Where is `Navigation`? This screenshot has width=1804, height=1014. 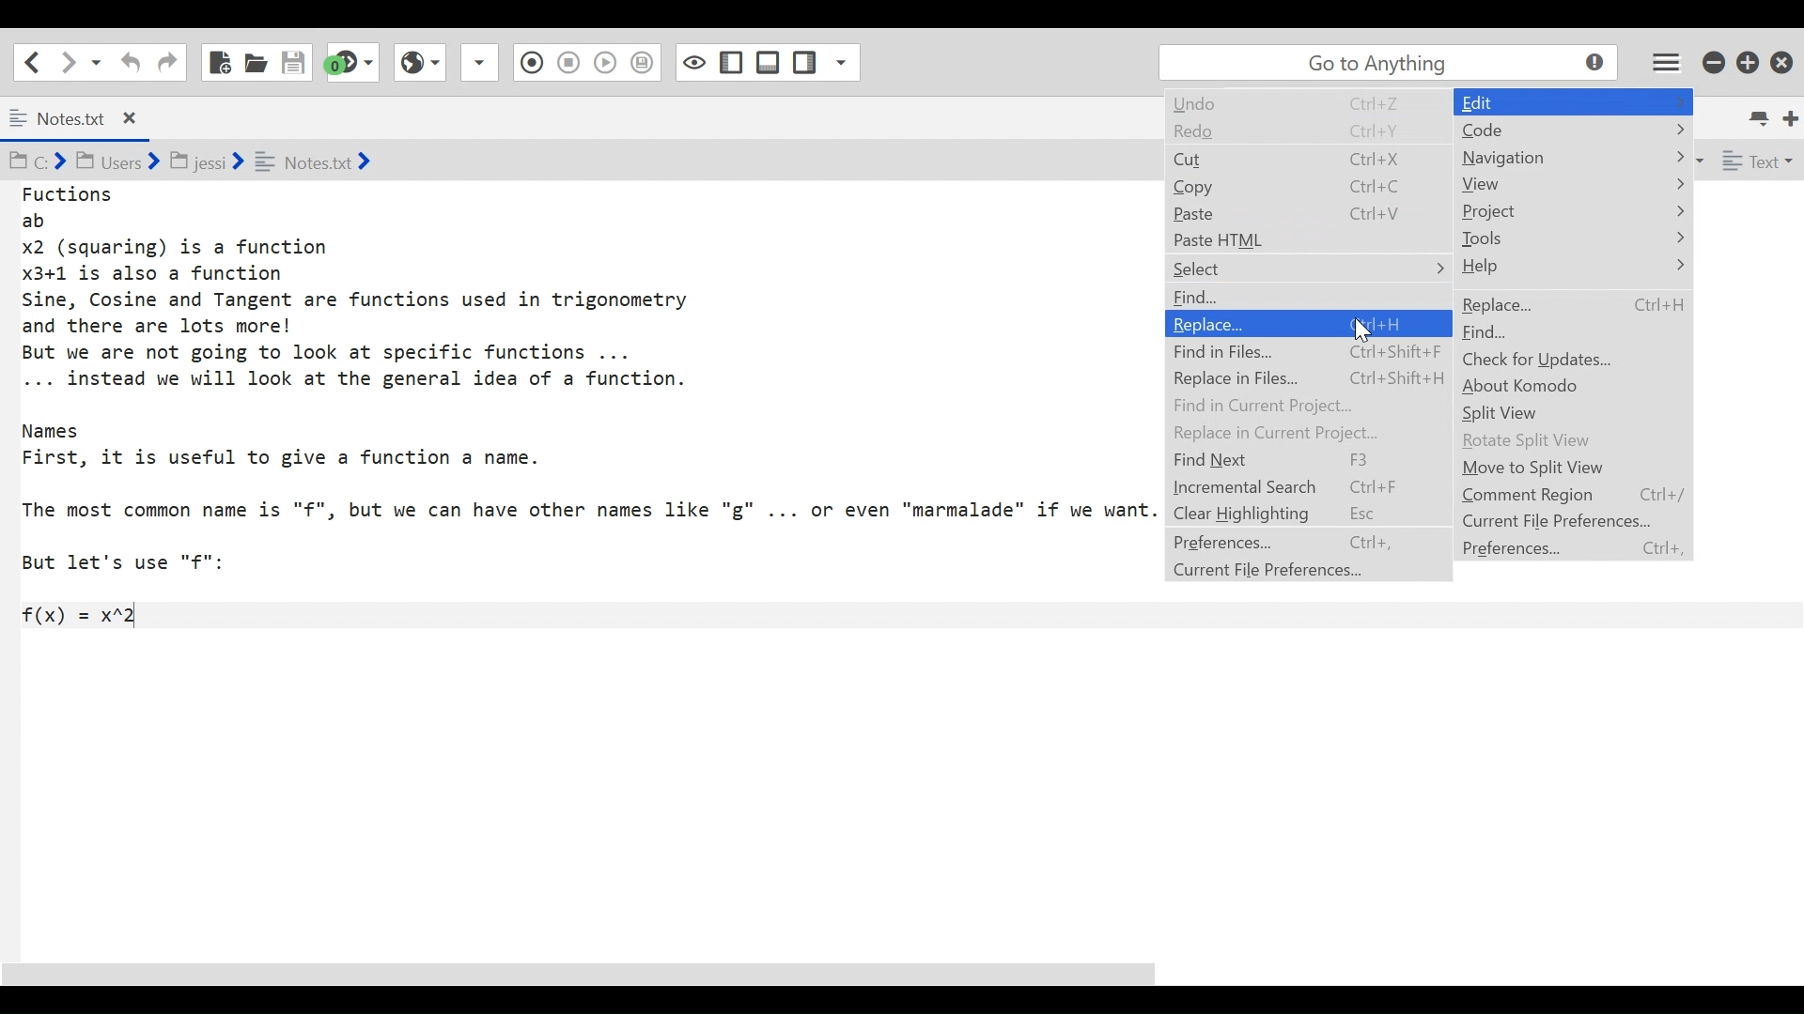
Navigation is located at coordinates (1530, 158).